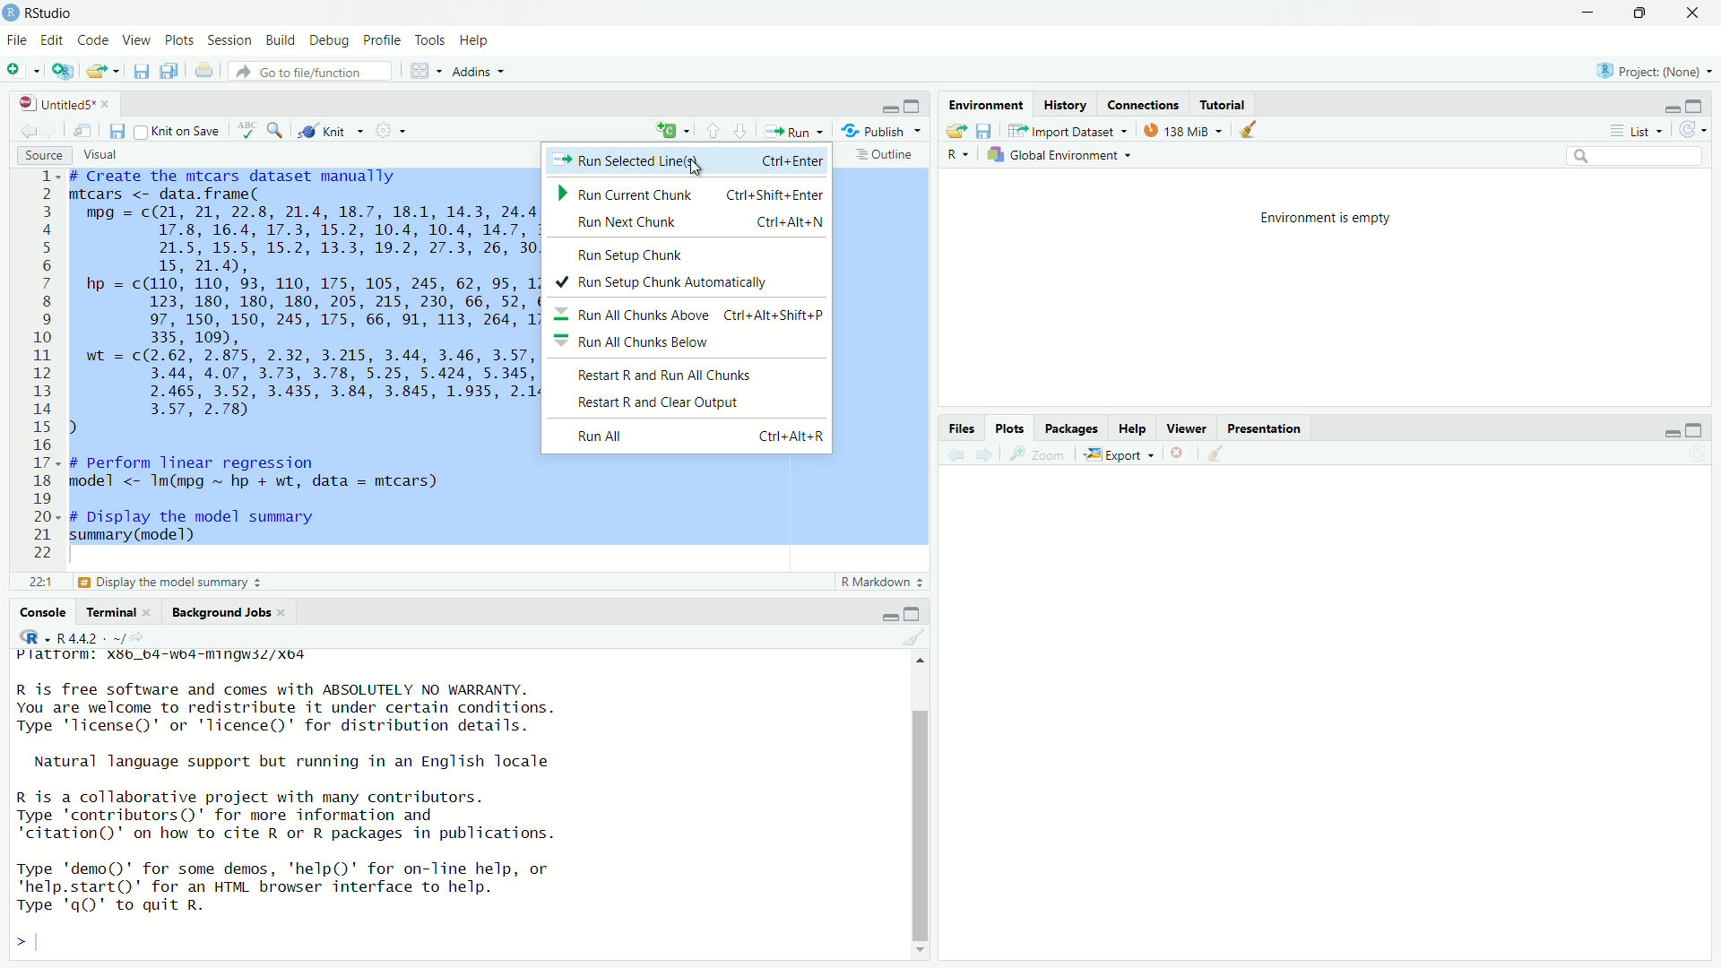 The image size is (1721, 968). Describe the element at coordinates (428, 39) in the screenshot. I see `tools` at that location.